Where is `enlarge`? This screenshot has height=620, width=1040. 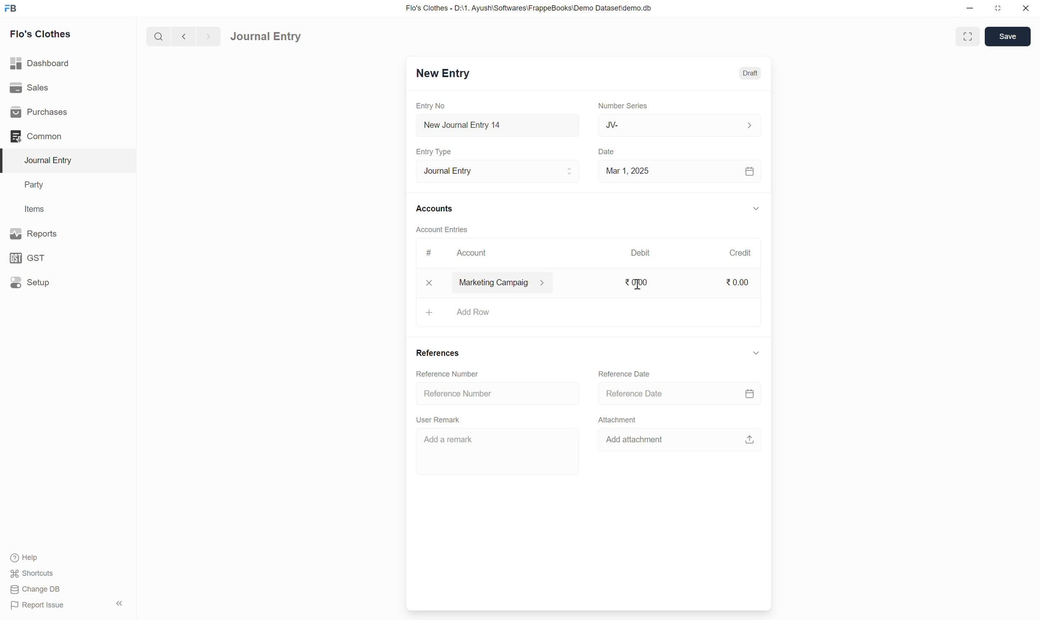
enlarge is located at coordinates (969, 36).